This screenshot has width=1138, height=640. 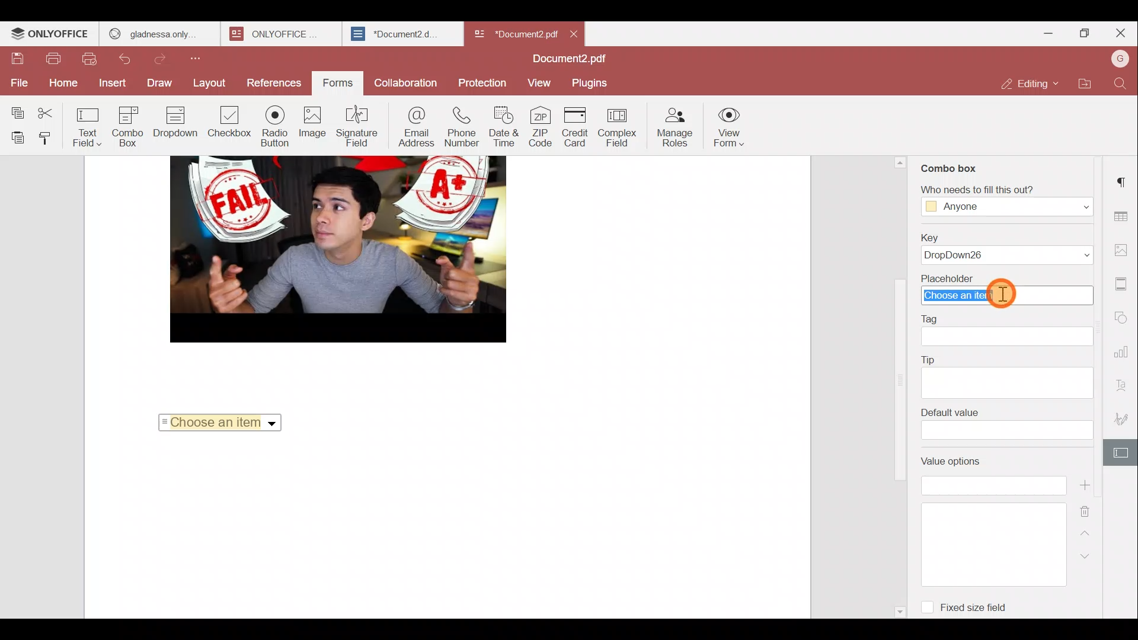 I want to click on Up, so click(x=1086, y=537).